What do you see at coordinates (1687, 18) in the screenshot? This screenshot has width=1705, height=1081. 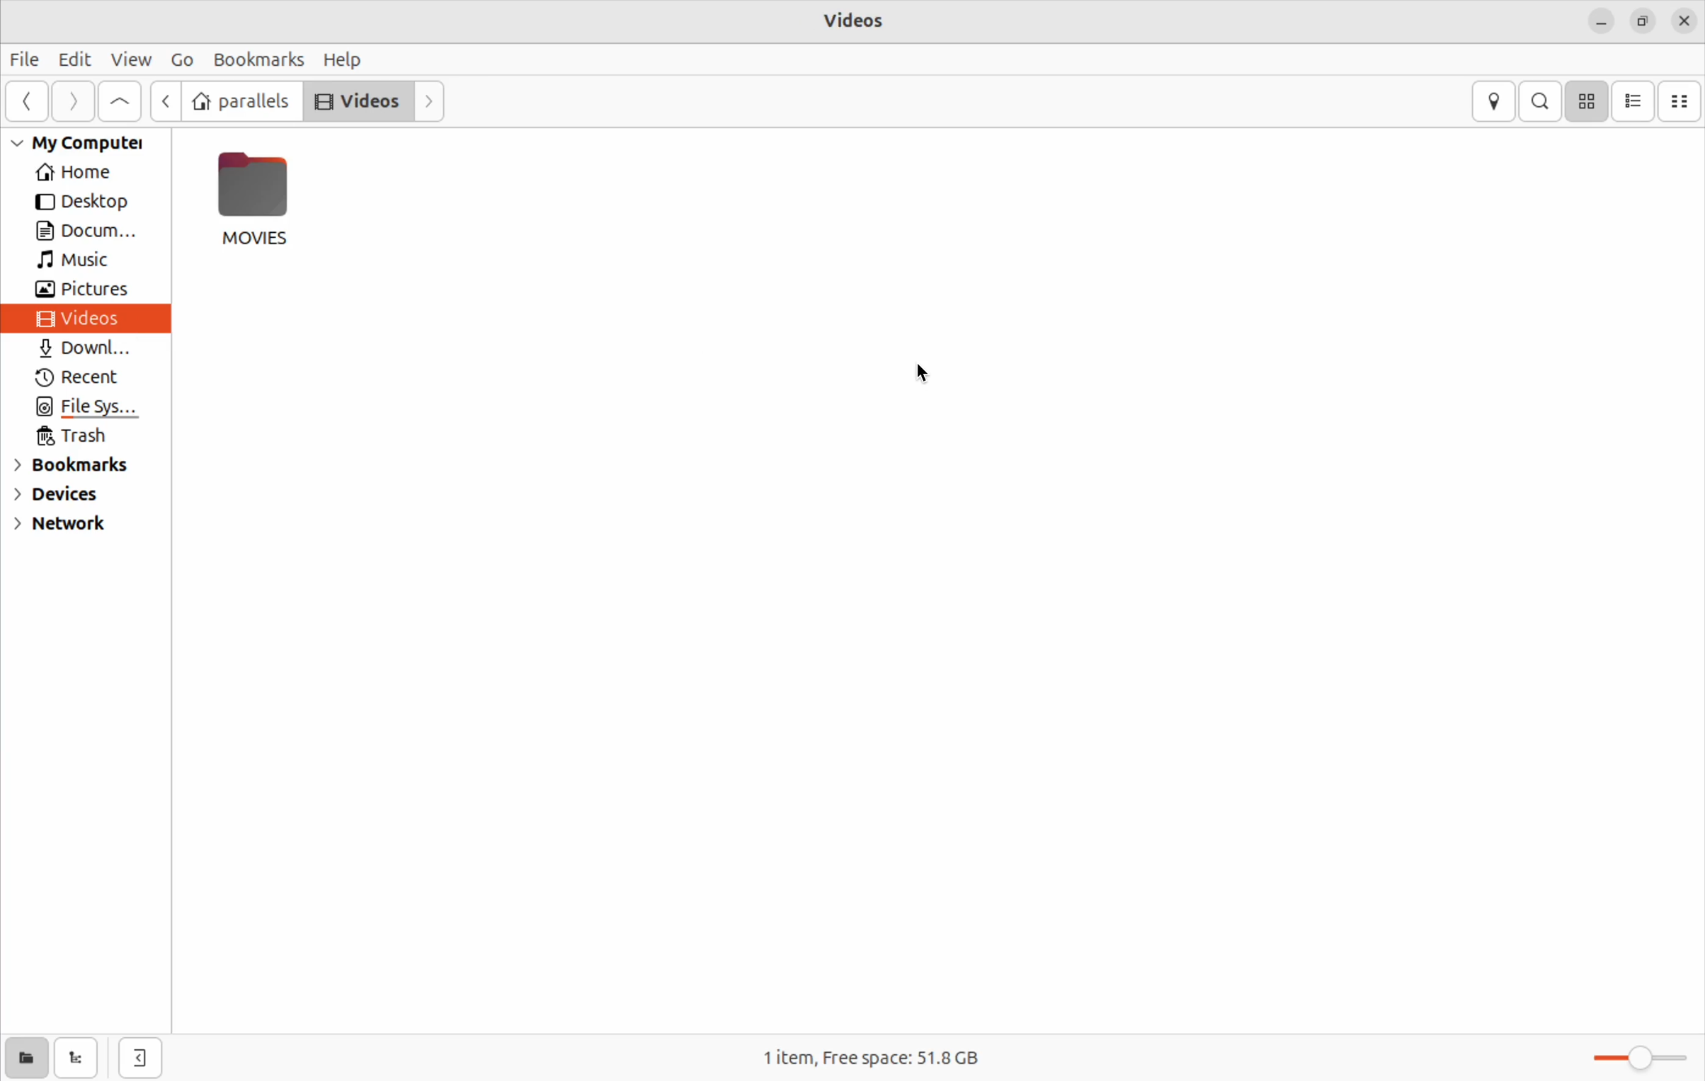 I see `close` at bounding box center [1687, 18].